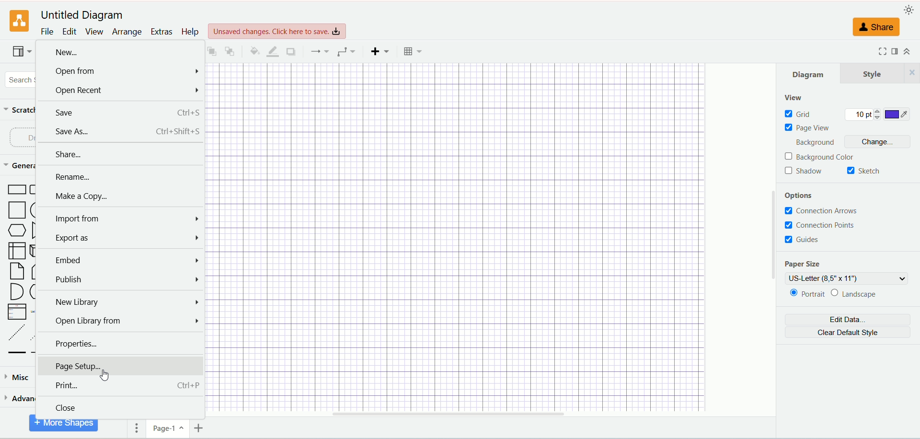 The height and width of the screenshot is (439, 920). Describe the element at coordinates (346, 52) in the screenshot. I see `connection` at that location.